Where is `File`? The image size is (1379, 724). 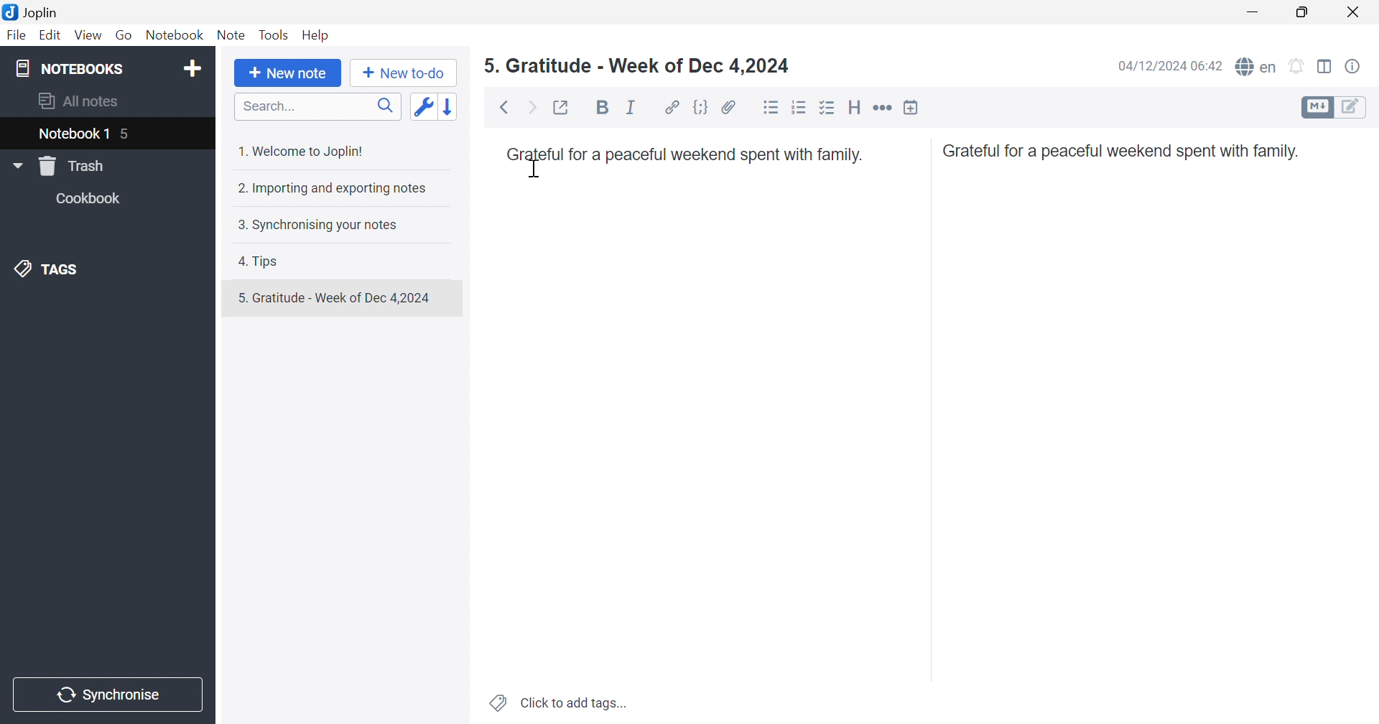 File is located at coordinates (18, 35).